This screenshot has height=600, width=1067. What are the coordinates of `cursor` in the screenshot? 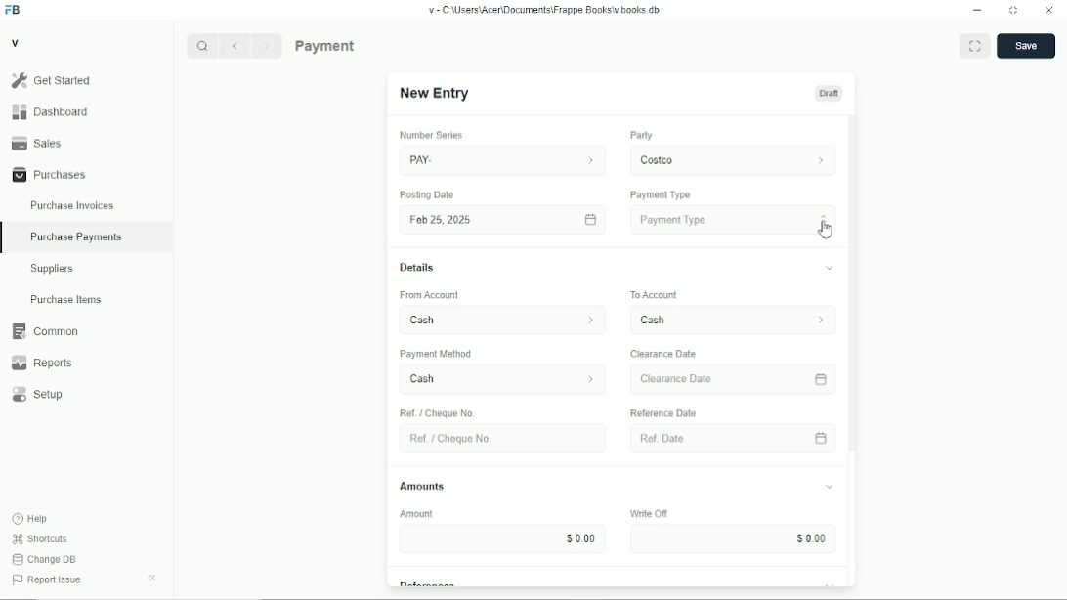 It's located at (826, 231).